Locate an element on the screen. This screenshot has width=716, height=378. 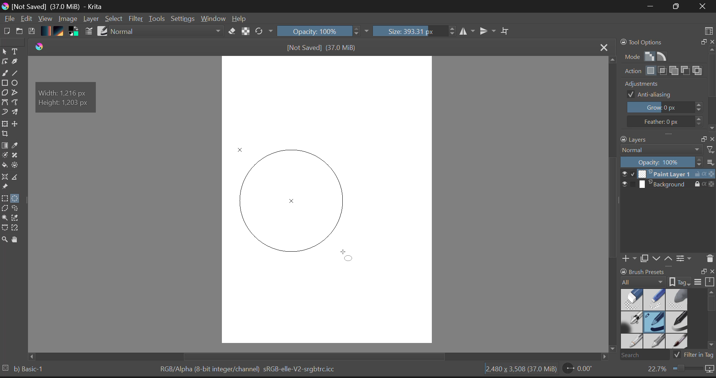
View is located at coordinates (45, 19).